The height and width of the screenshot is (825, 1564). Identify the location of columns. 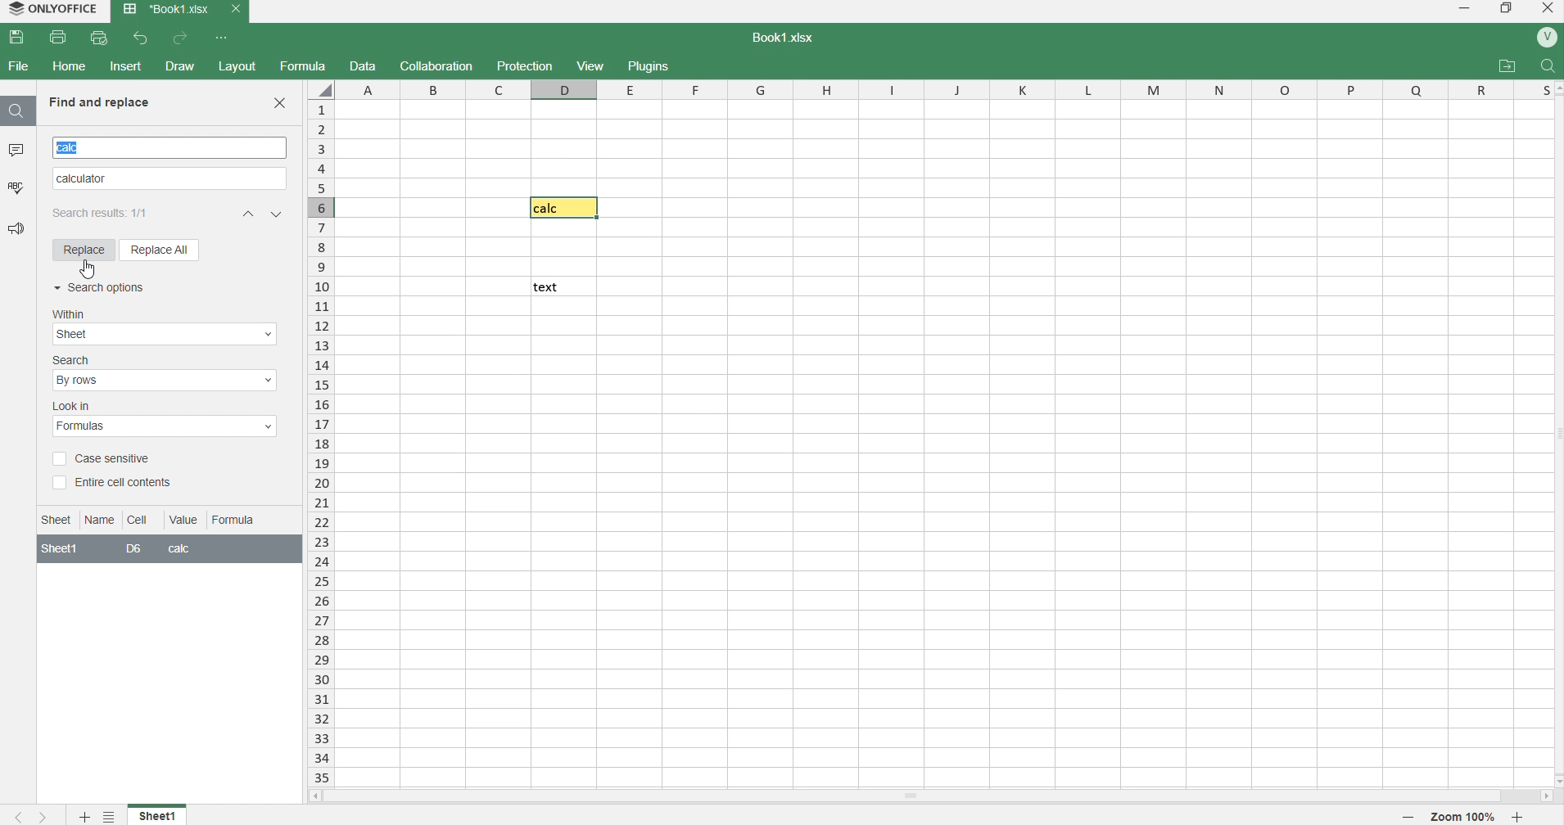
(947, 89).